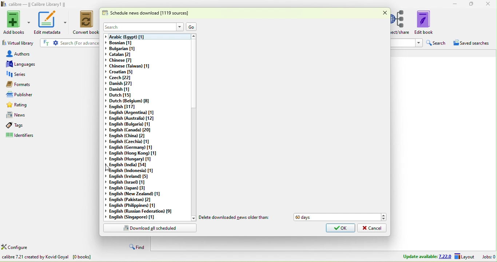 The width and height of the screenshot is (497, 262). I want to click on delete downloaded news older than, so click(235, 218).